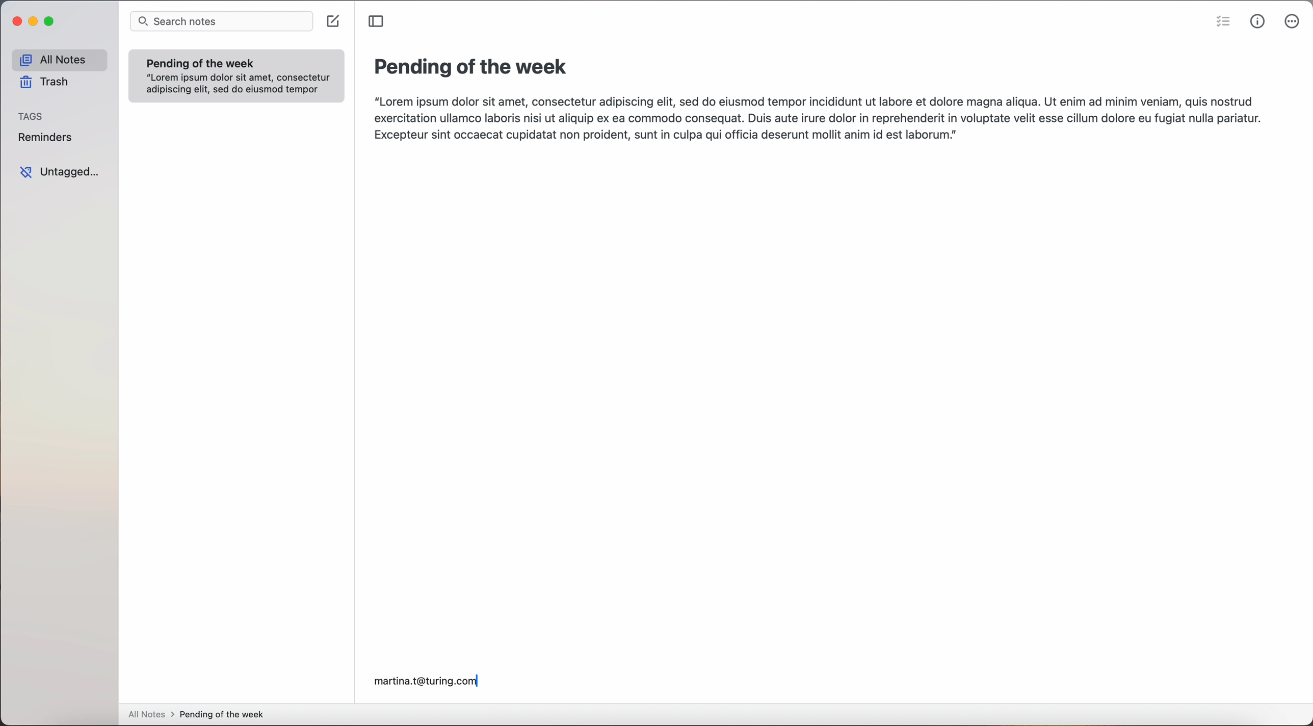 The image size is (1313, 726). I want to click on trash, so click(47, 84).